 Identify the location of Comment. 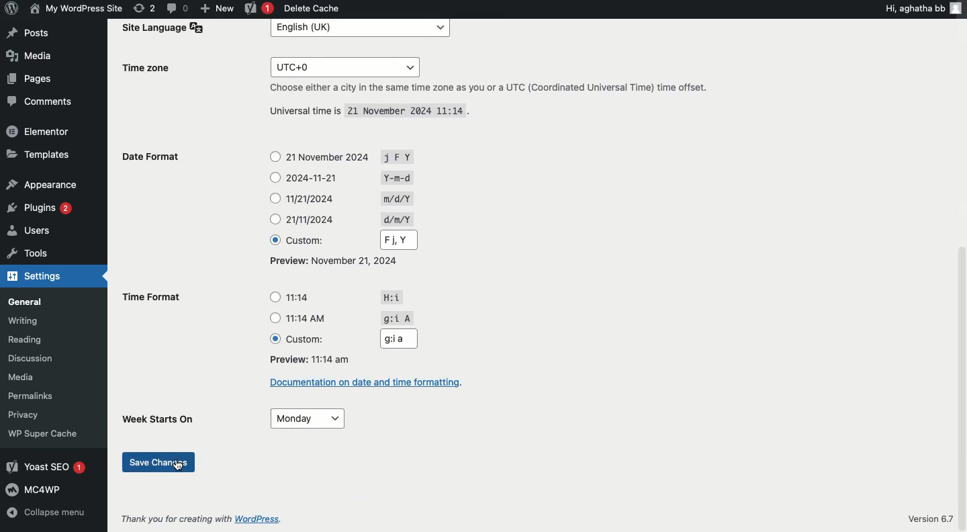
(179, 8).